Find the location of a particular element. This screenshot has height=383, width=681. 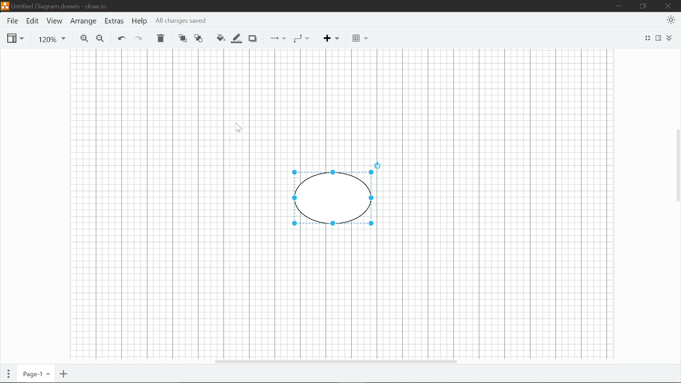

Arrange is located at coordinates (82, 21).